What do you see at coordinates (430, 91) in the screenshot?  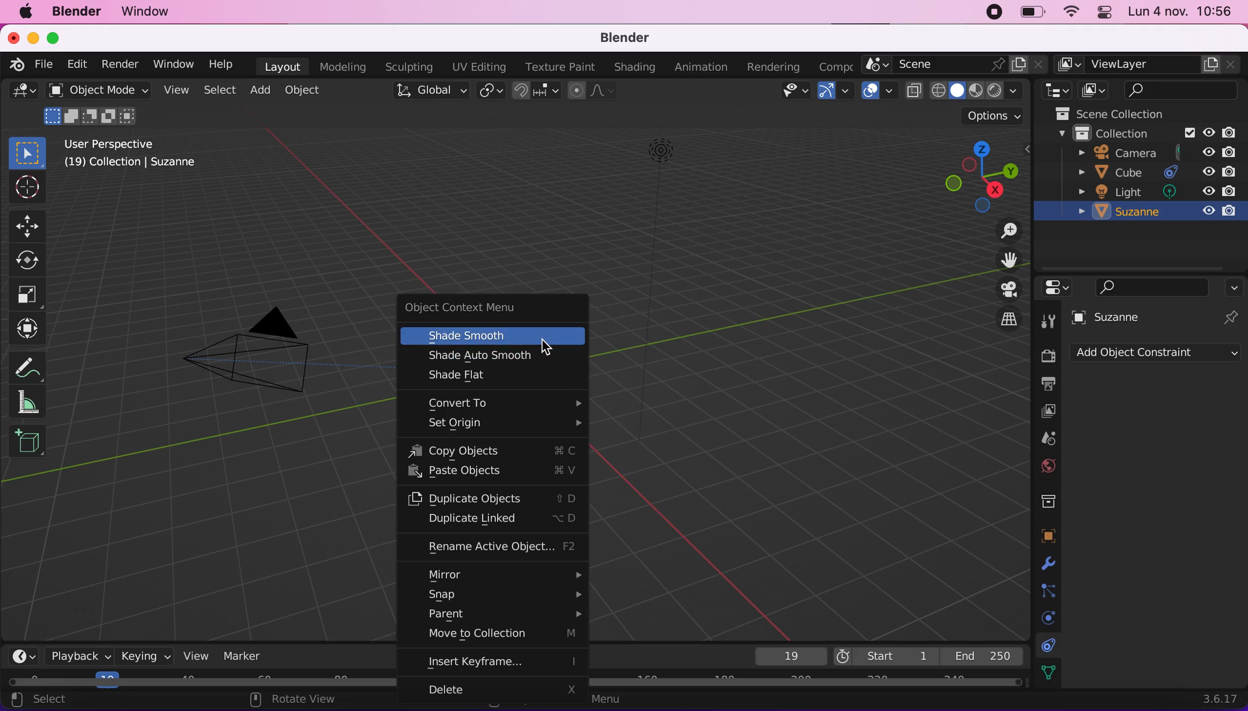 I see `transformation orientation` at bounding box center [430, 91].